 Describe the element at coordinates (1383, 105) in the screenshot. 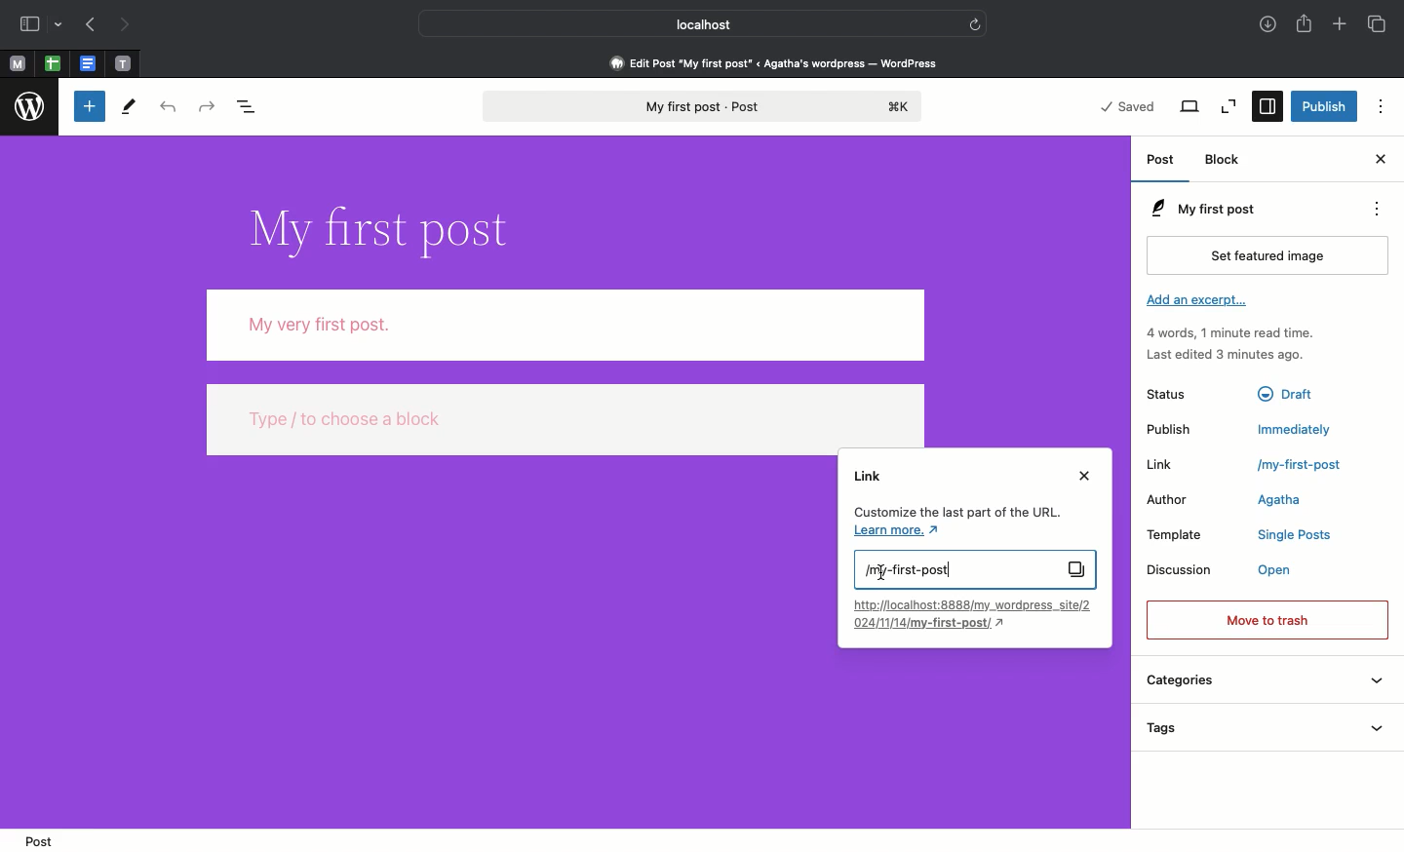

I see `Options` at that location.